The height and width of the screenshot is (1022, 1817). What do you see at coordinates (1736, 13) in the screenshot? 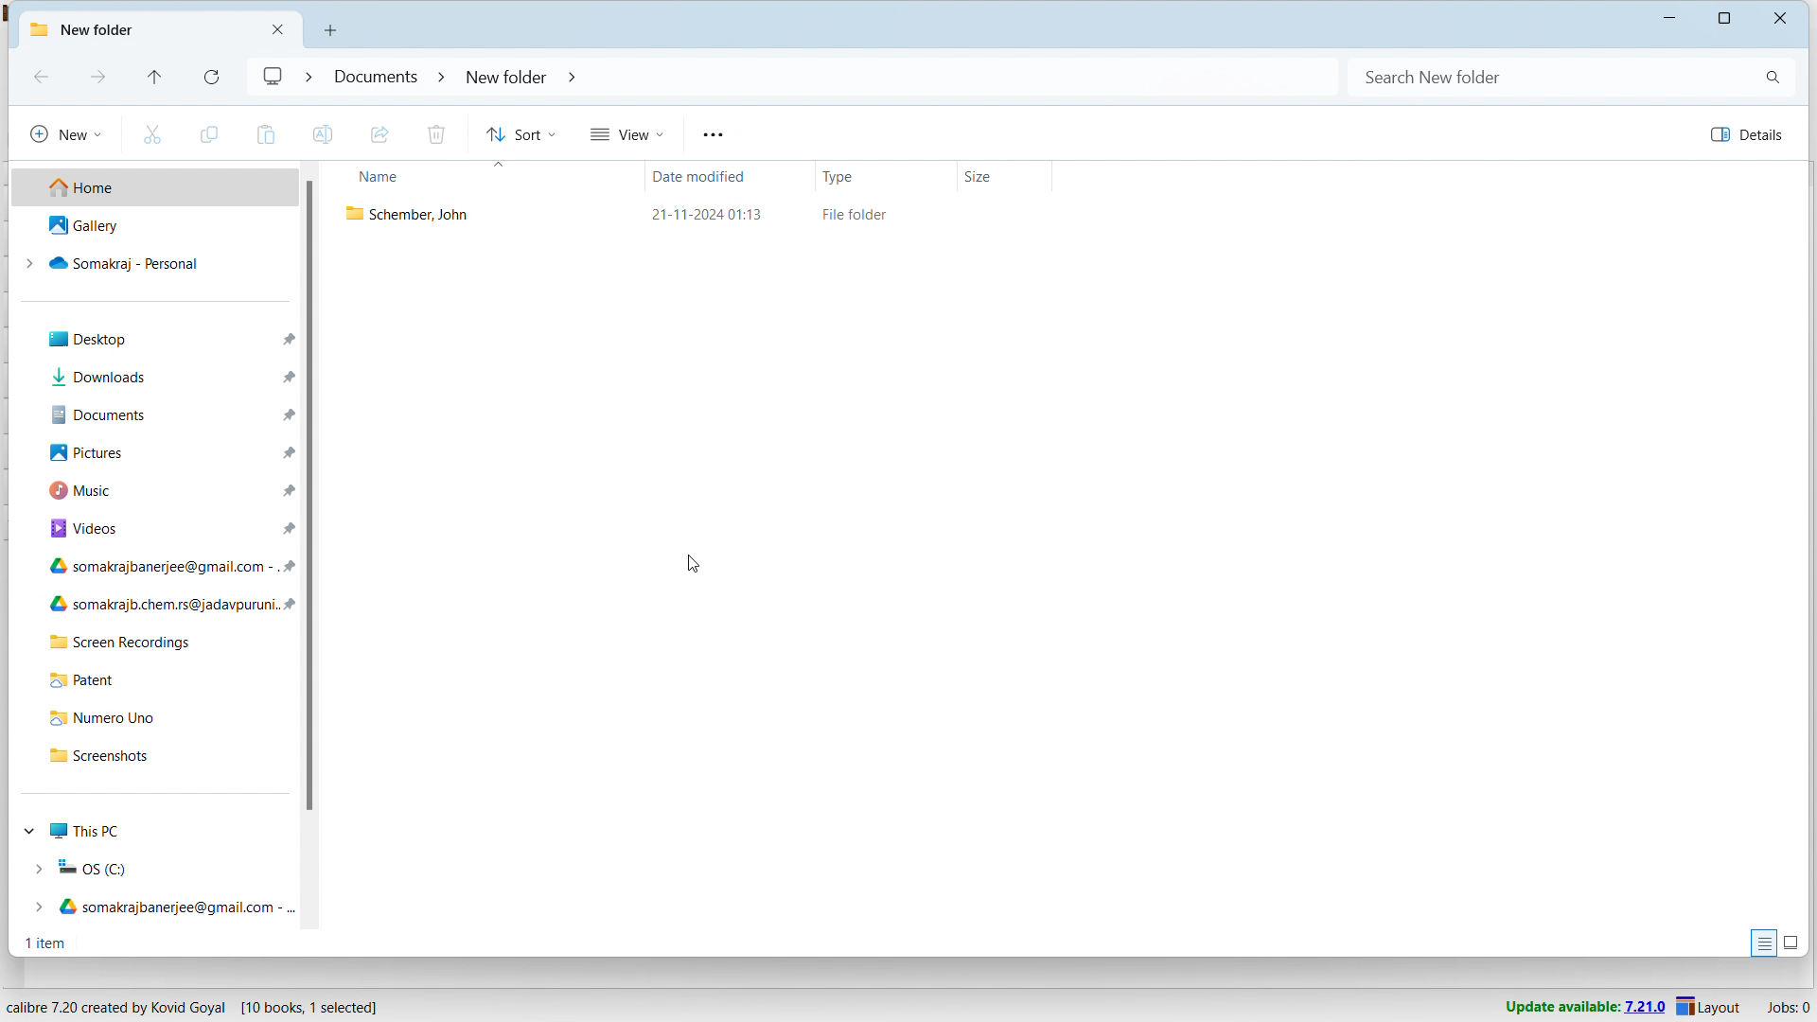
I see `maximize` at bounding box center [1736, 13].